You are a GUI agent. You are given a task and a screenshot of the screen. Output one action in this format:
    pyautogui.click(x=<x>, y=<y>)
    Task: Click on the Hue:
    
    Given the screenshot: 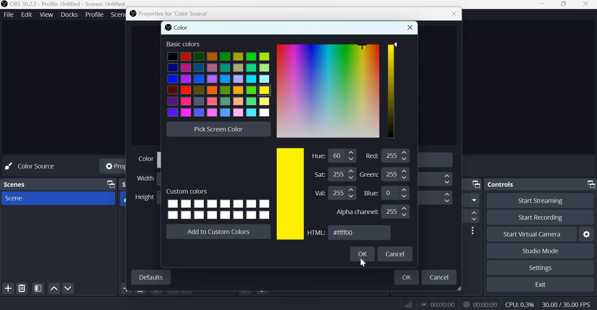 What is the action you would take?
    pyautogui.click(x=319, y=156)
    